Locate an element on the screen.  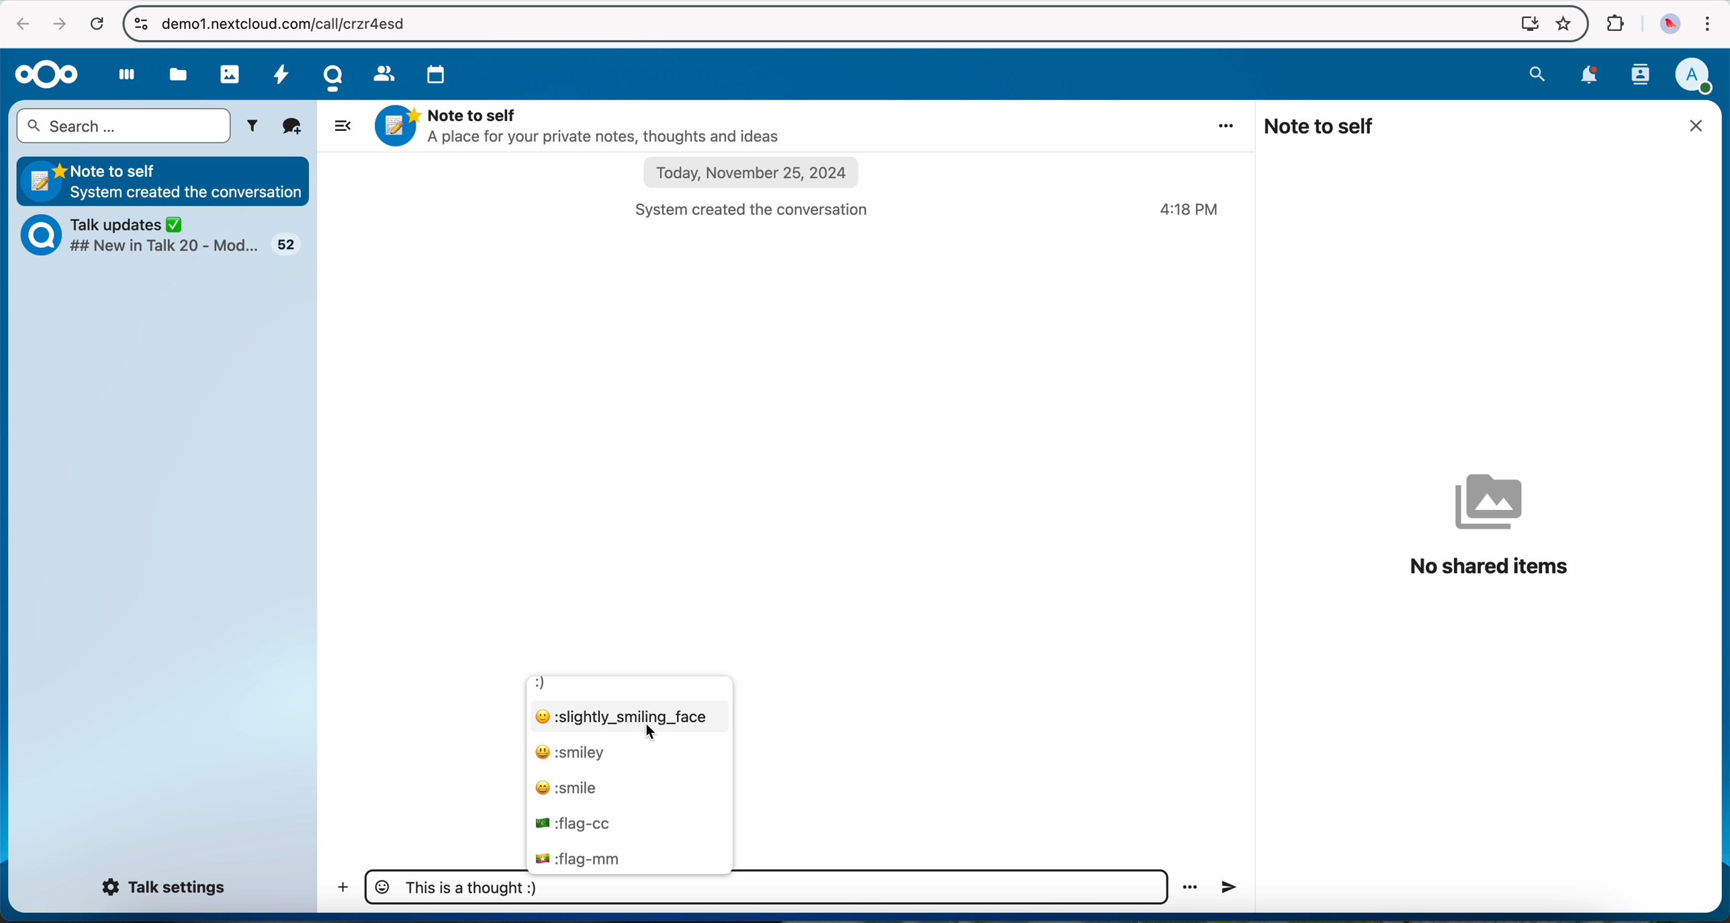
hour is located at coordinates (1191, 210).